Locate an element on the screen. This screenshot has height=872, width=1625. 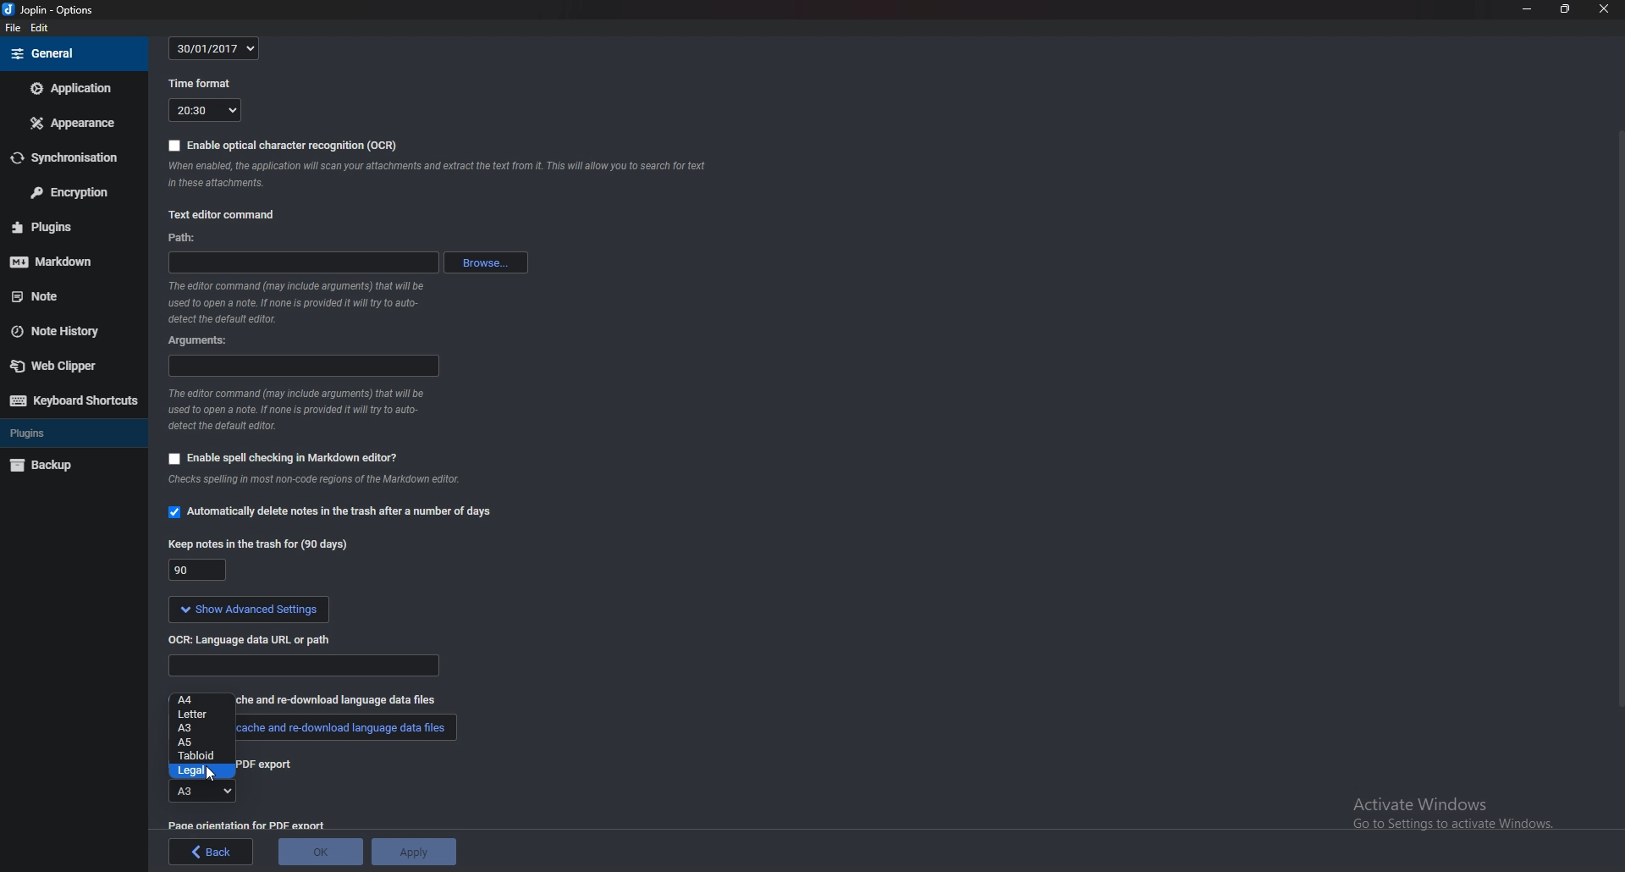
Show advanced settings is located at coordinates (249, 611).